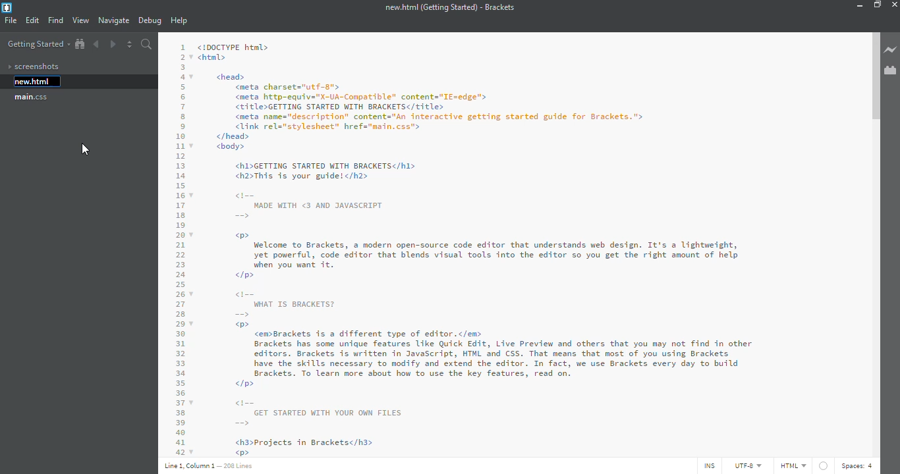 Image resolution: width=900 pixels, height=474 pixels. Describe the element at coordinates (33, 66) in the screenshot. I see `screenshots` at that location.